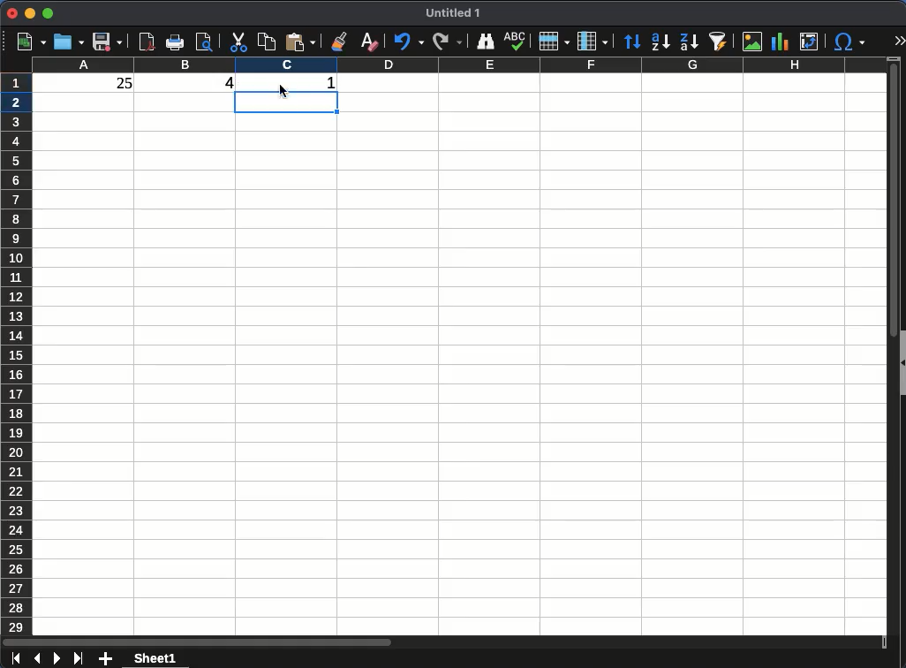 This screenshot has width=906, height=668. What do you see at coordinates (219, 84) in the screenshot?
I see `4` at bounding box center [219, 84].